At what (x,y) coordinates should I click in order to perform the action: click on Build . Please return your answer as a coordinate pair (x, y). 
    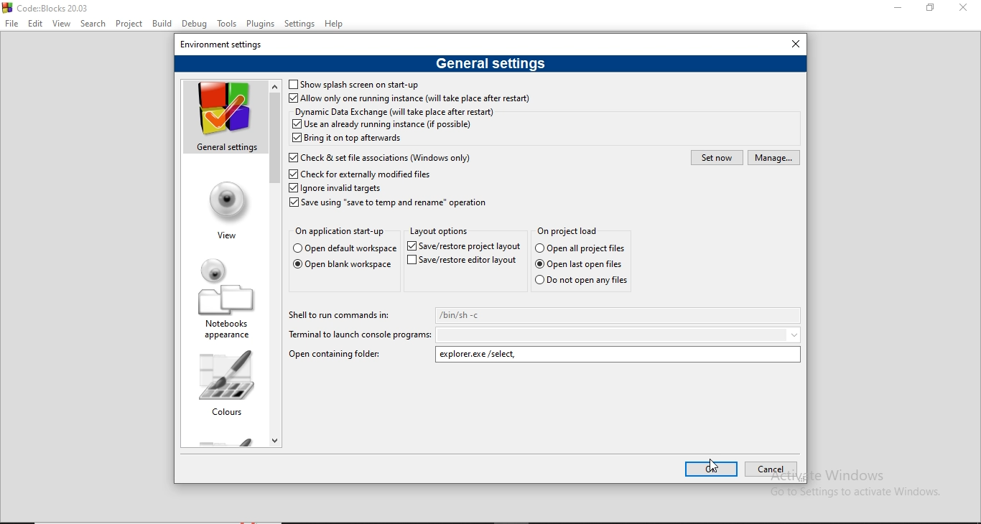
    Looking at the image, I should click on (163, 22).